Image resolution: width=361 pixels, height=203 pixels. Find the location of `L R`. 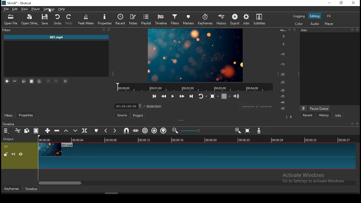

L R is located at coordinates (290, 117).